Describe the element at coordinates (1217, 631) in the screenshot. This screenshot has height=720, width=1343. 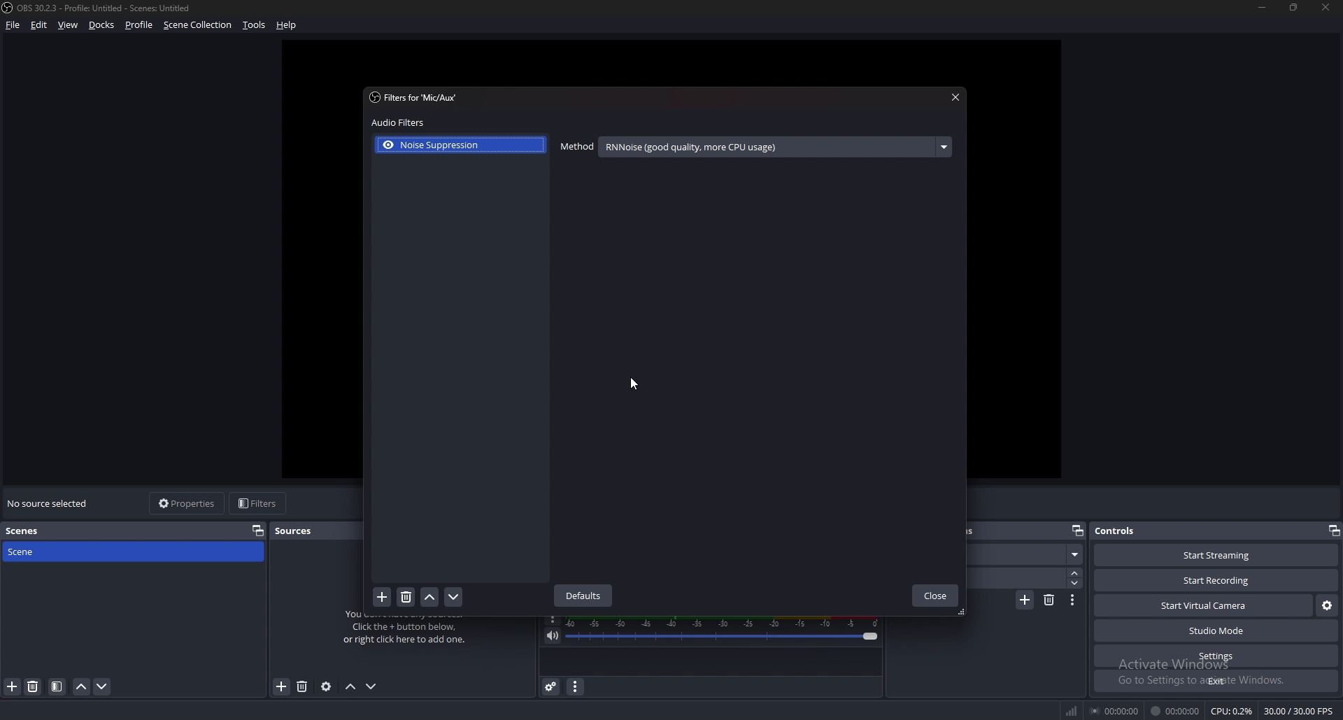
I see `studio mode` at that location.